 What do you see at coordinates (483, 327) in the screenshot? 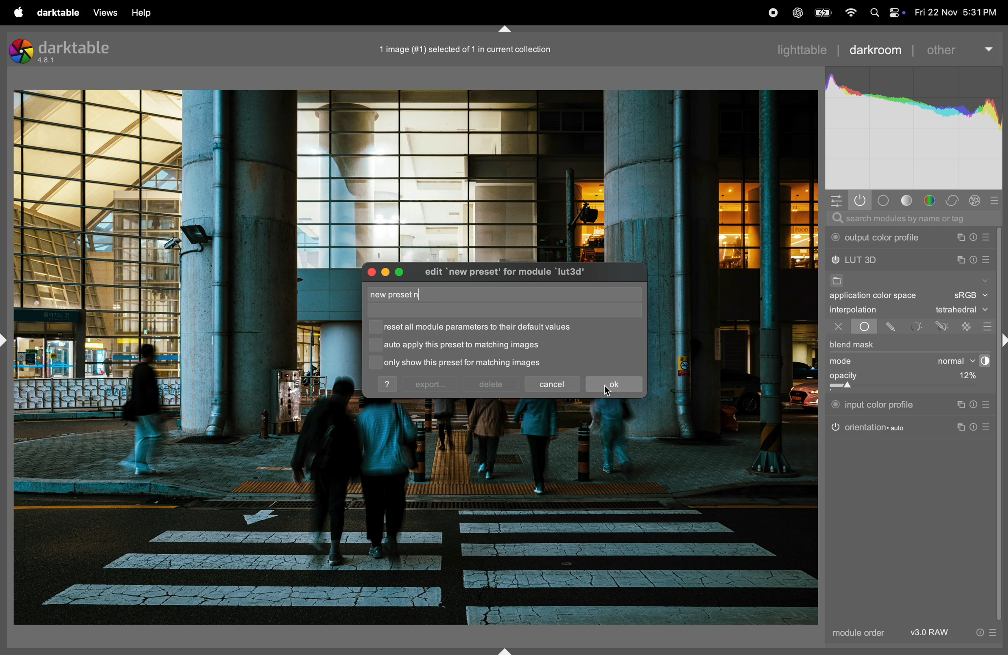
I see `reset all default values` at bounding box center [483, 327].